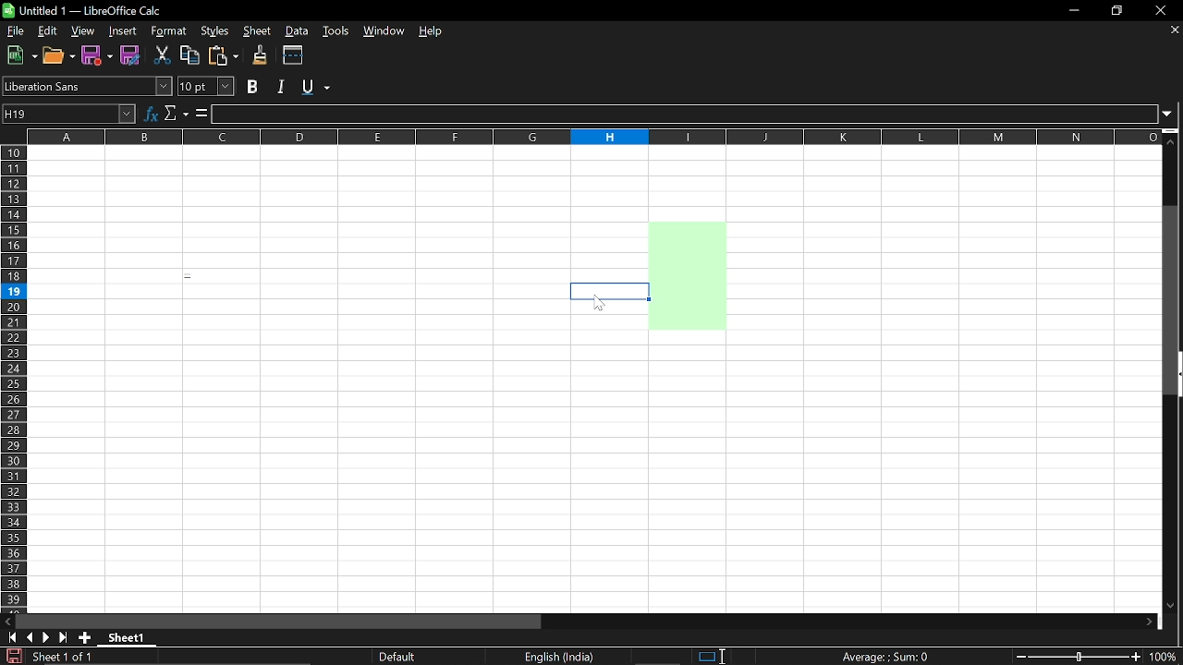 This screenshot has width=1183, height=665. Describe the element at coordinates (97, 55) in the screenshot. I see `Save as` at that location.